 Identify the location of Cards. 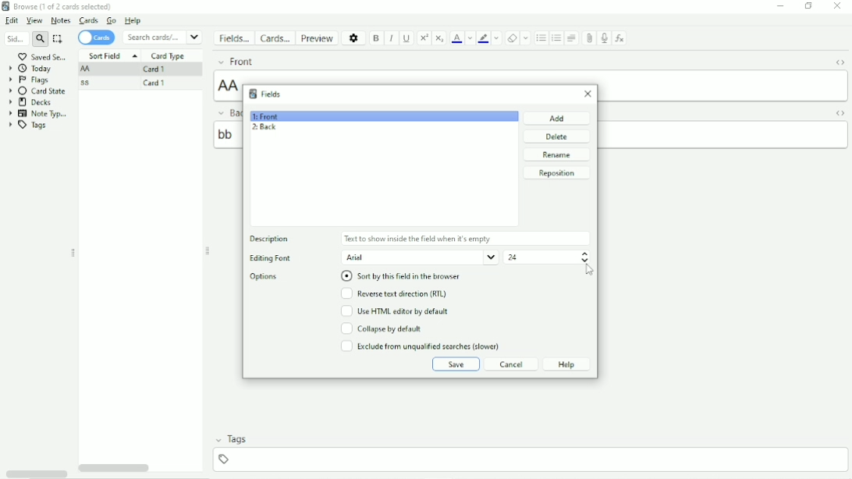
(274, 37).